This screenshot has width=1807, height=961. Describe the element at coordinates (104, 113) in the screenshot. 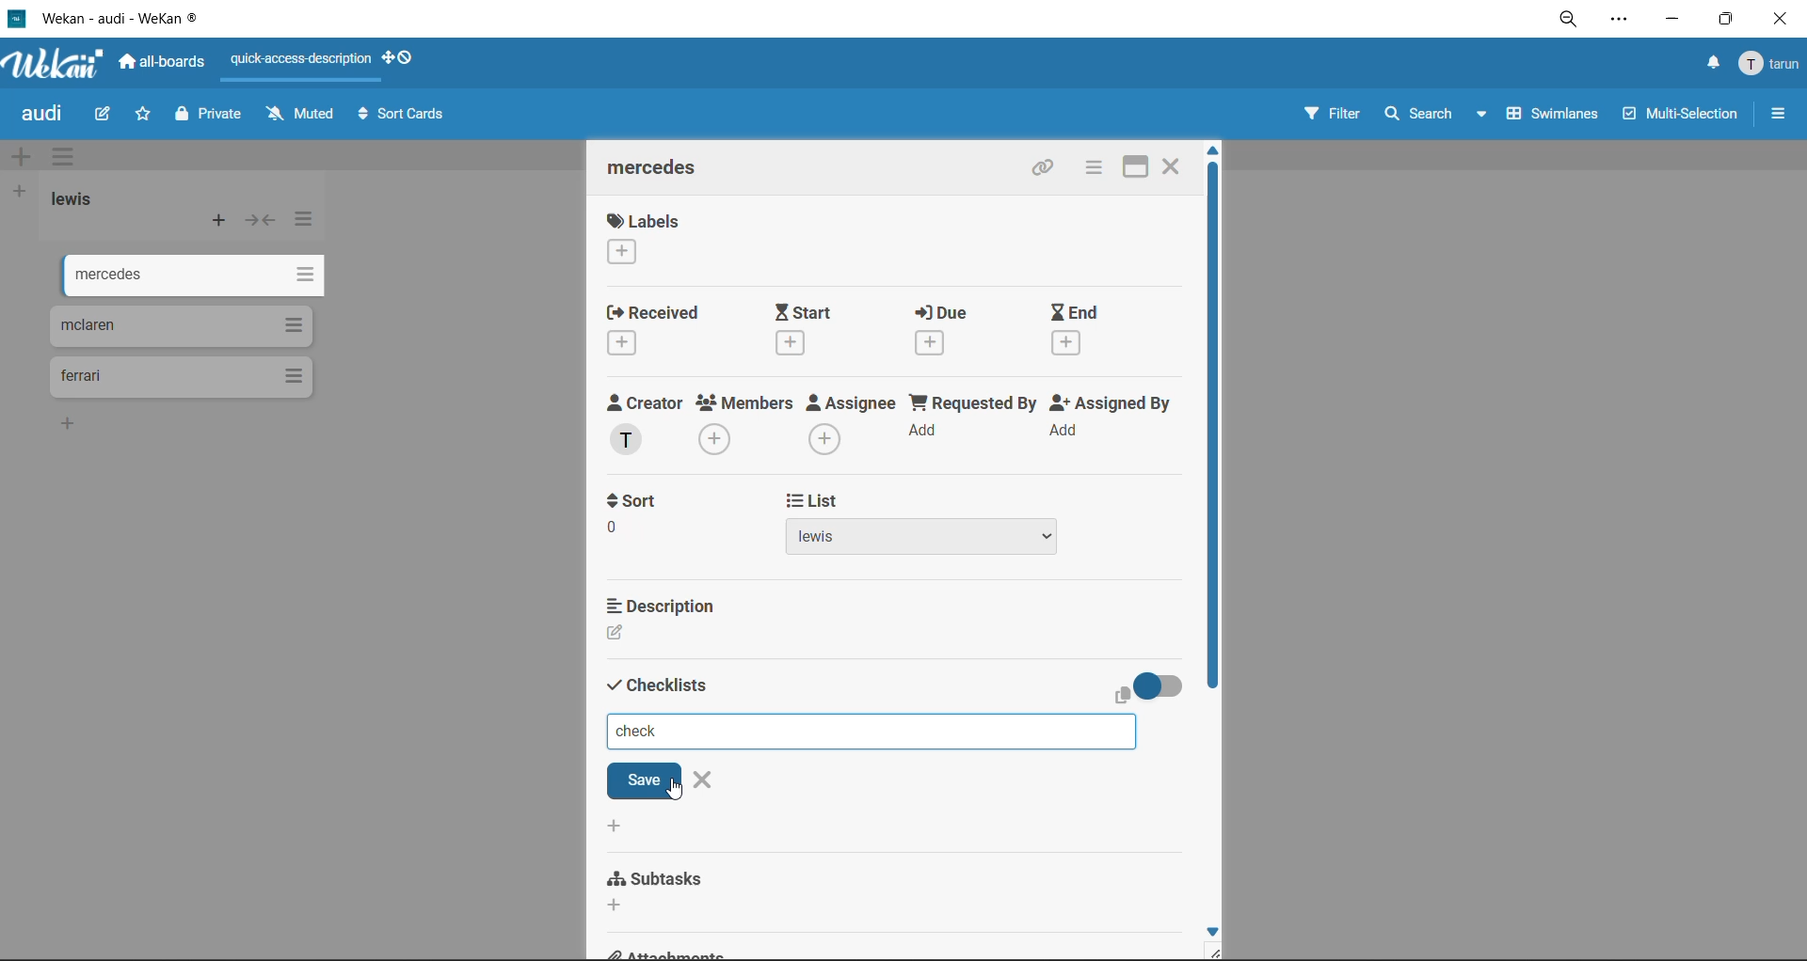

I see `edit` at that location.